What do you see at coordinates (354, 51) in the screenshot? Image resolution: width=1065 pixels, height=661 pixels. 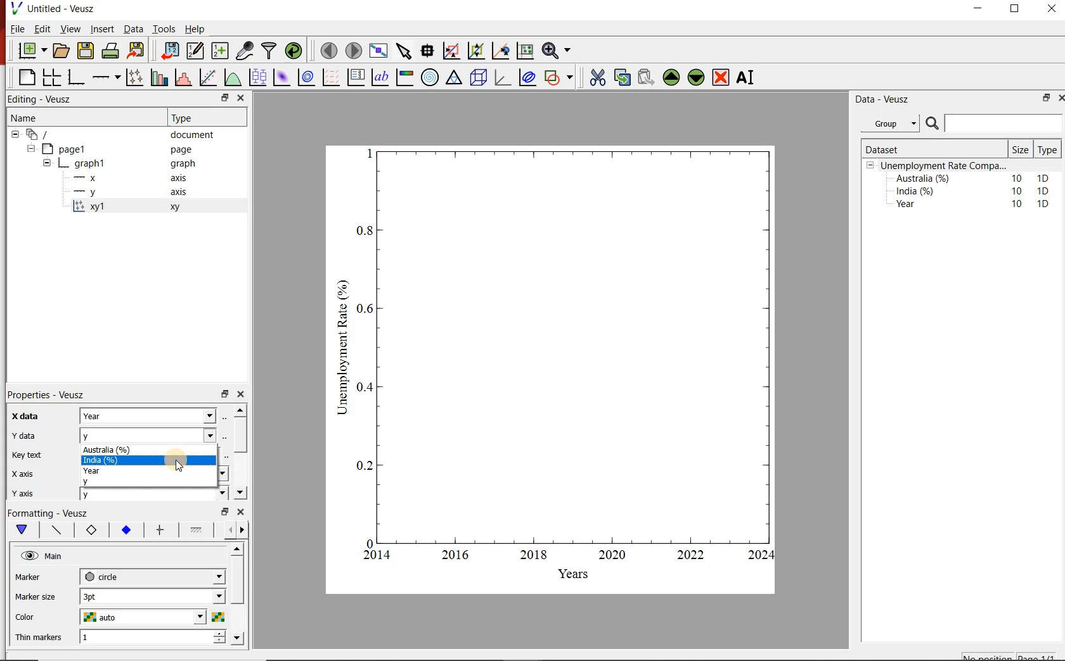 I see `move to next page` at bounding box center [354, 51].